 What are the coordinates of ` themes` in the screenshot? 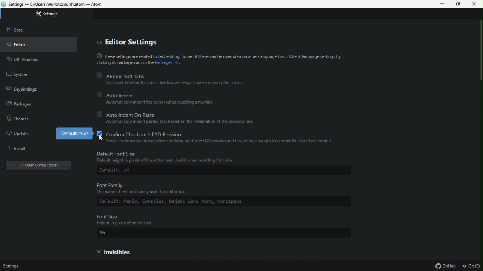 It's located at (21, 120).